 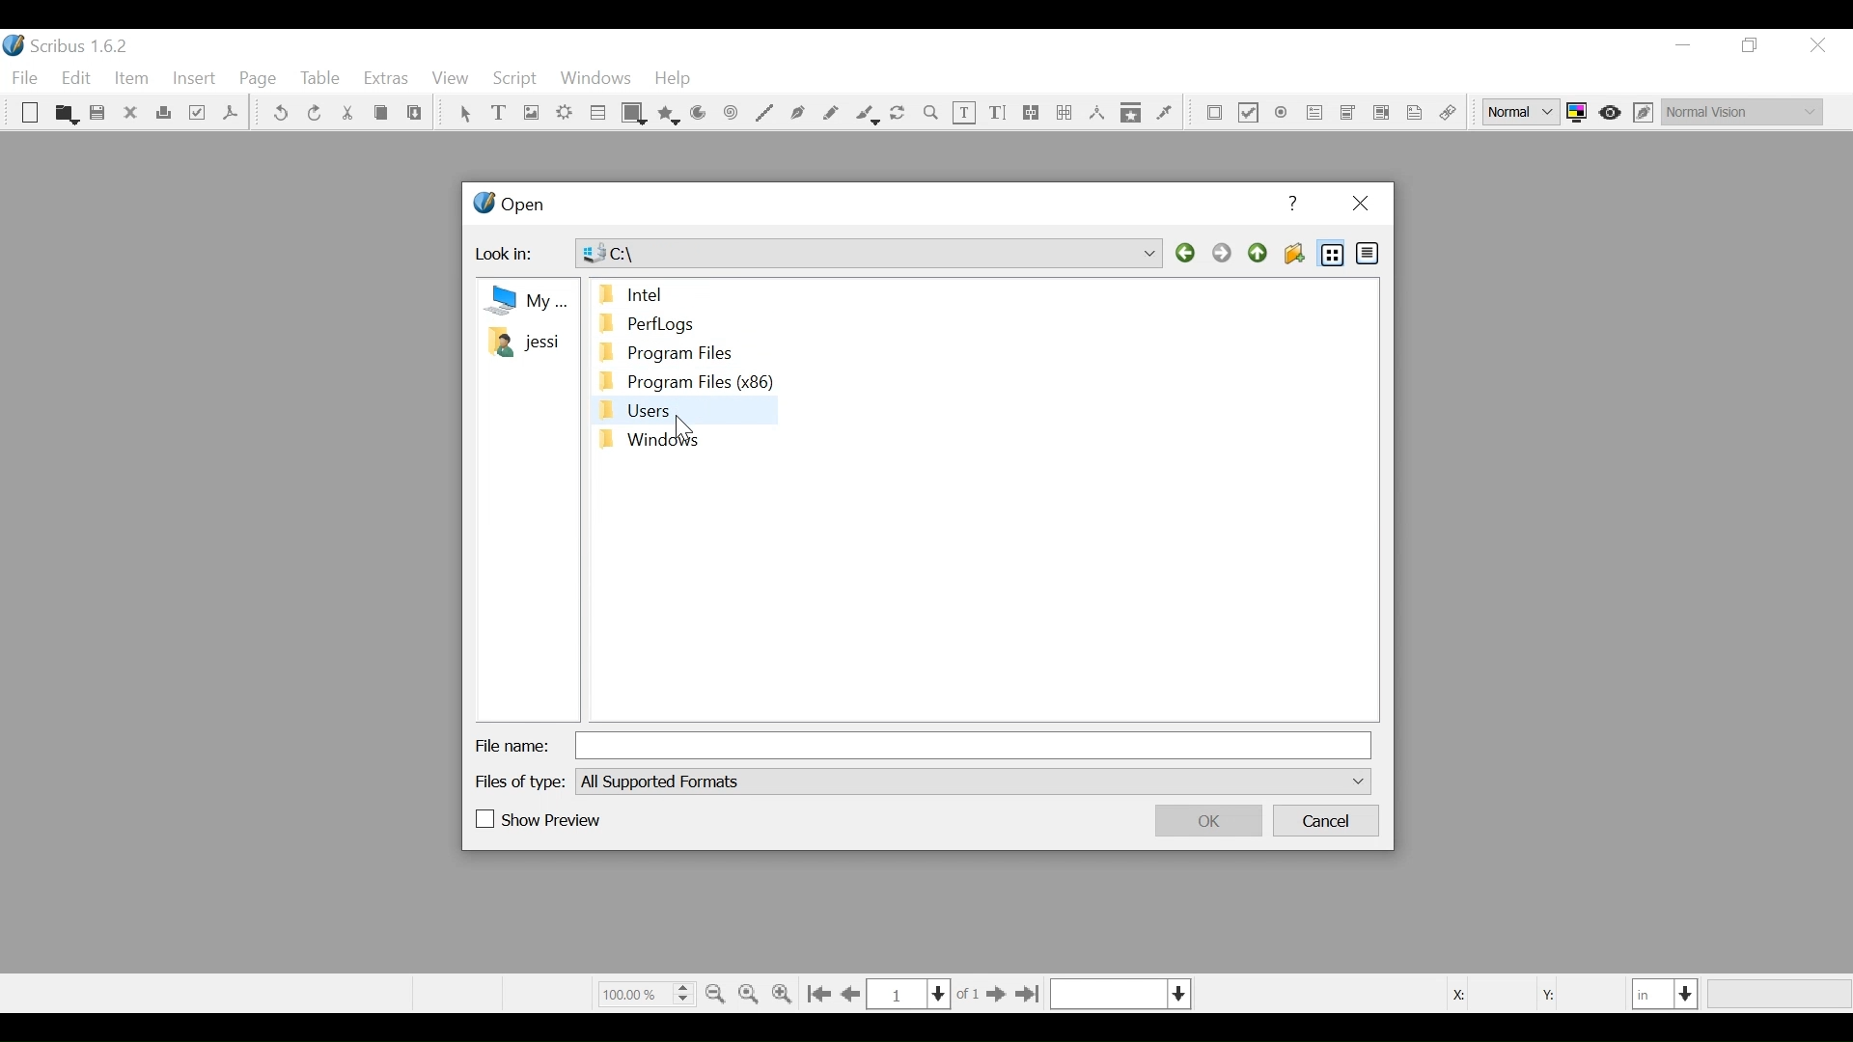 I want to click on Cancel, so click(x=1328, y=822).